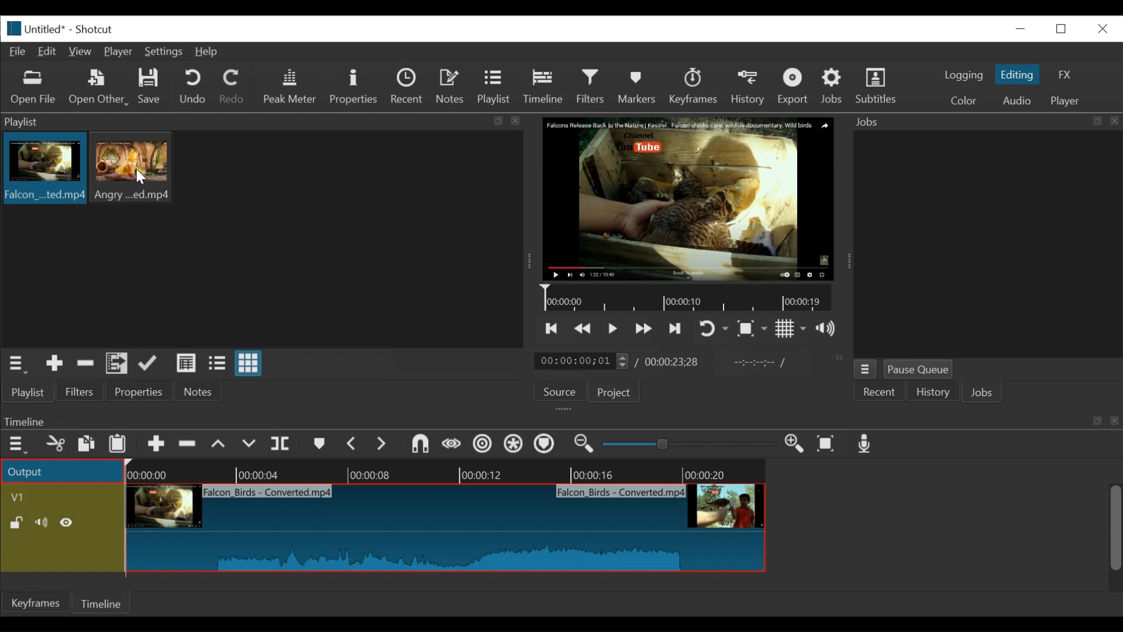 The image size is (1123, 632). What do you see at coordinates (1016, 101) in the screenshot?
I see `Audio` at bounding box center [1016, 101].